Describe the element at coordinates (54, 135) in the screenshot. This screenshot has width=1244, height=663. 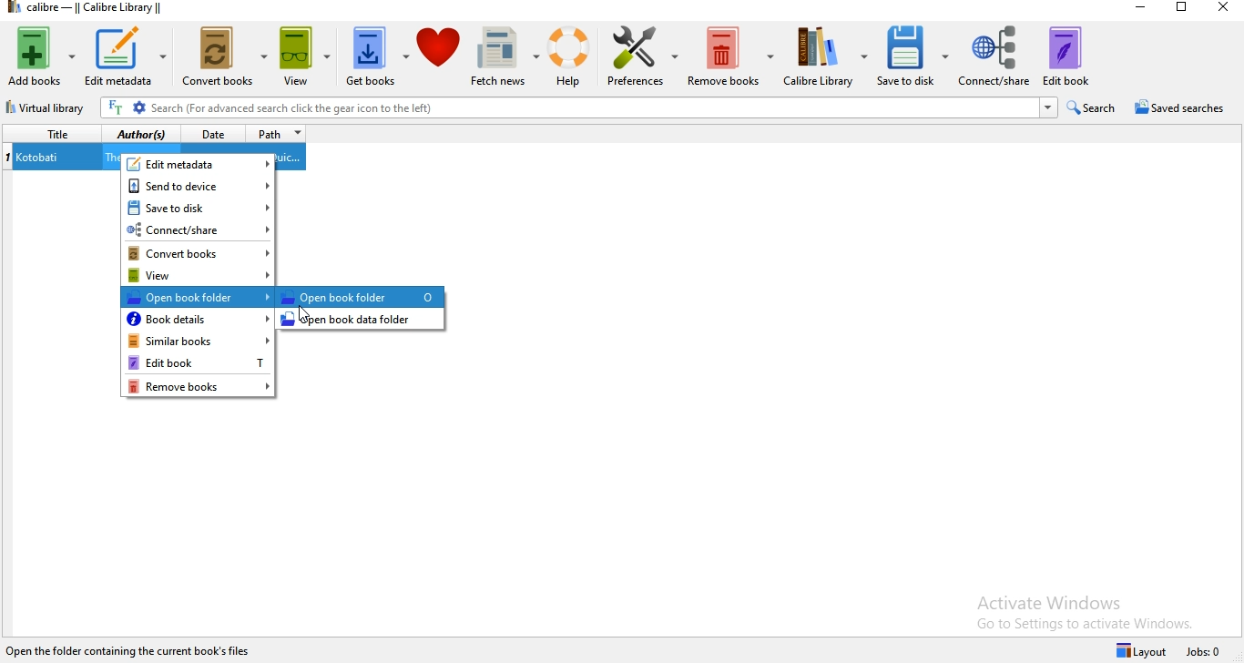
I see `title` at that location.